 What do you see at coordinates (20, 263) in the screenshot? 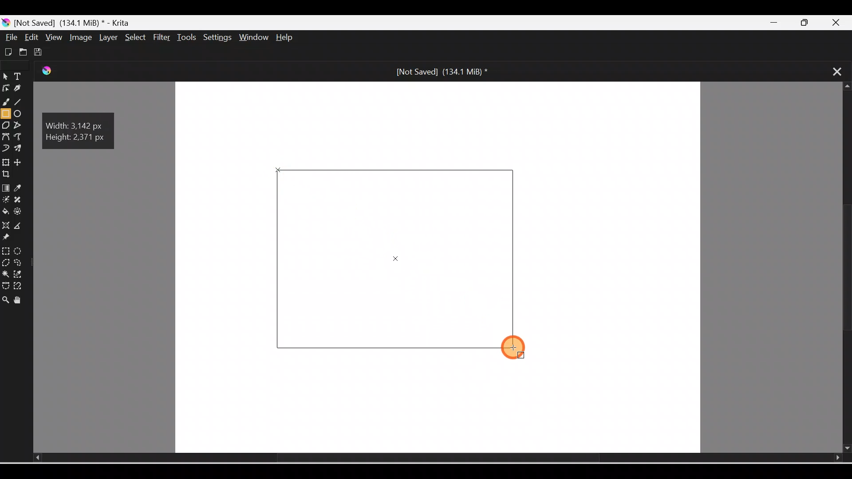
I see `Freehand selection tool` at bounding box center [20, 263].